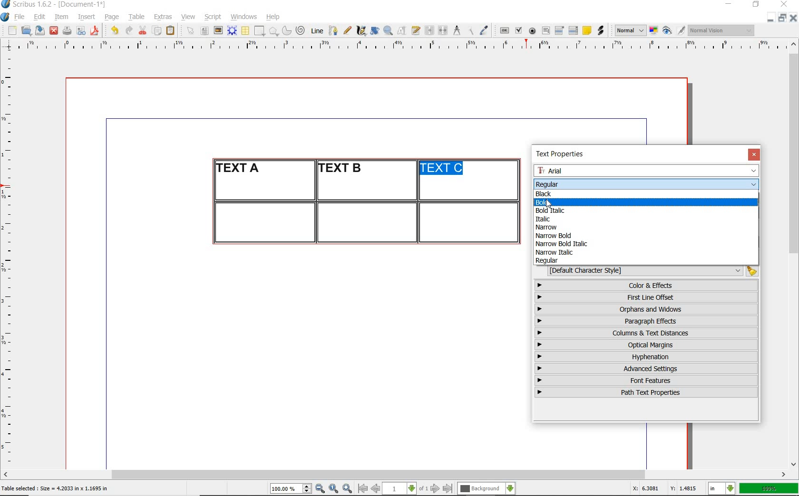 This screenshot has width=799, height=496. I want to click on copy, so click(157, 31).